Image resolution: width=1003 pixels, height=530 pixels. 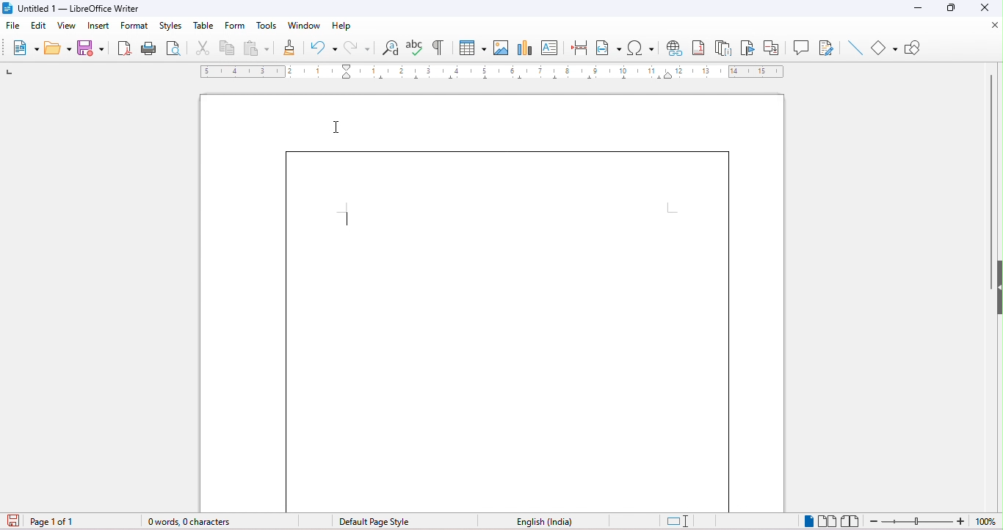 What do you see at coordinates (884, 48) in the screenshot?
I see `shape` at bounding box center [884, 48].